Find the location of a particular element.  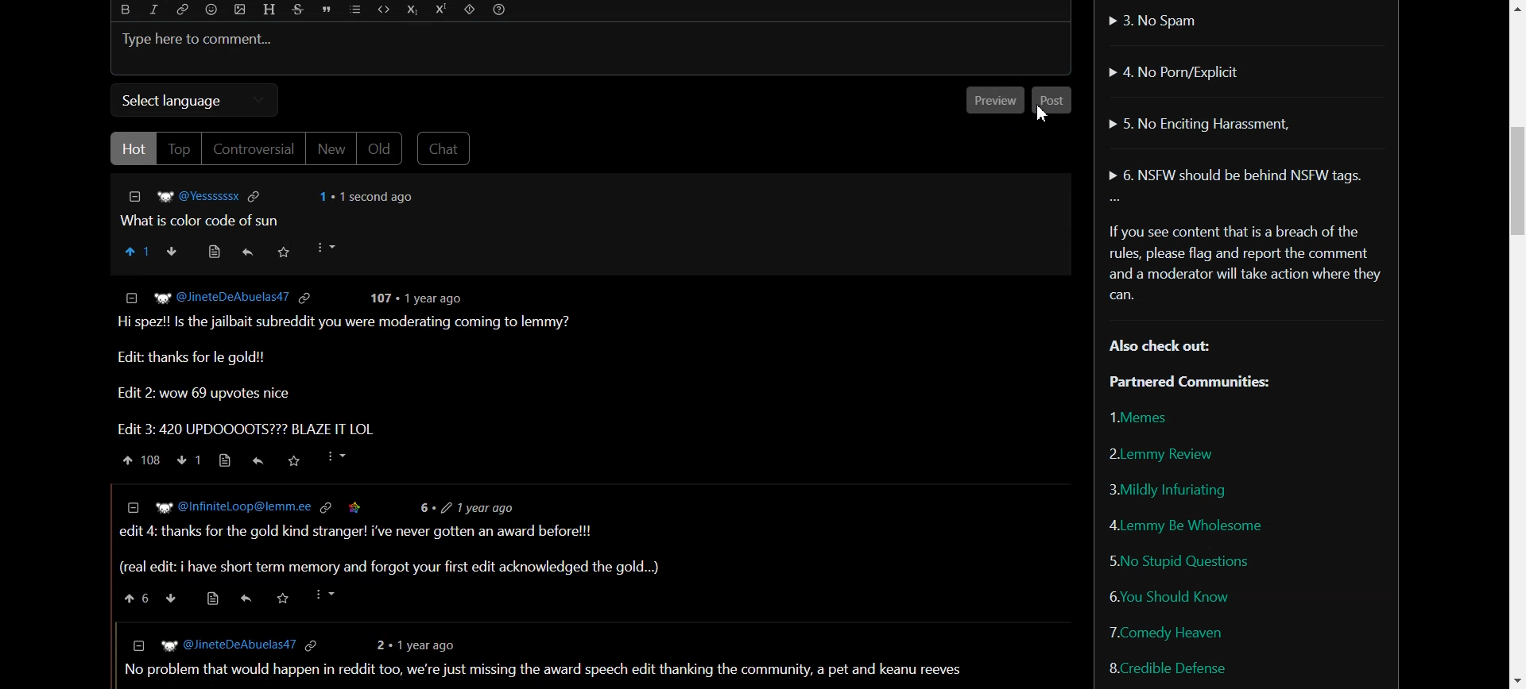

Old is located at coordinates (382, 149).